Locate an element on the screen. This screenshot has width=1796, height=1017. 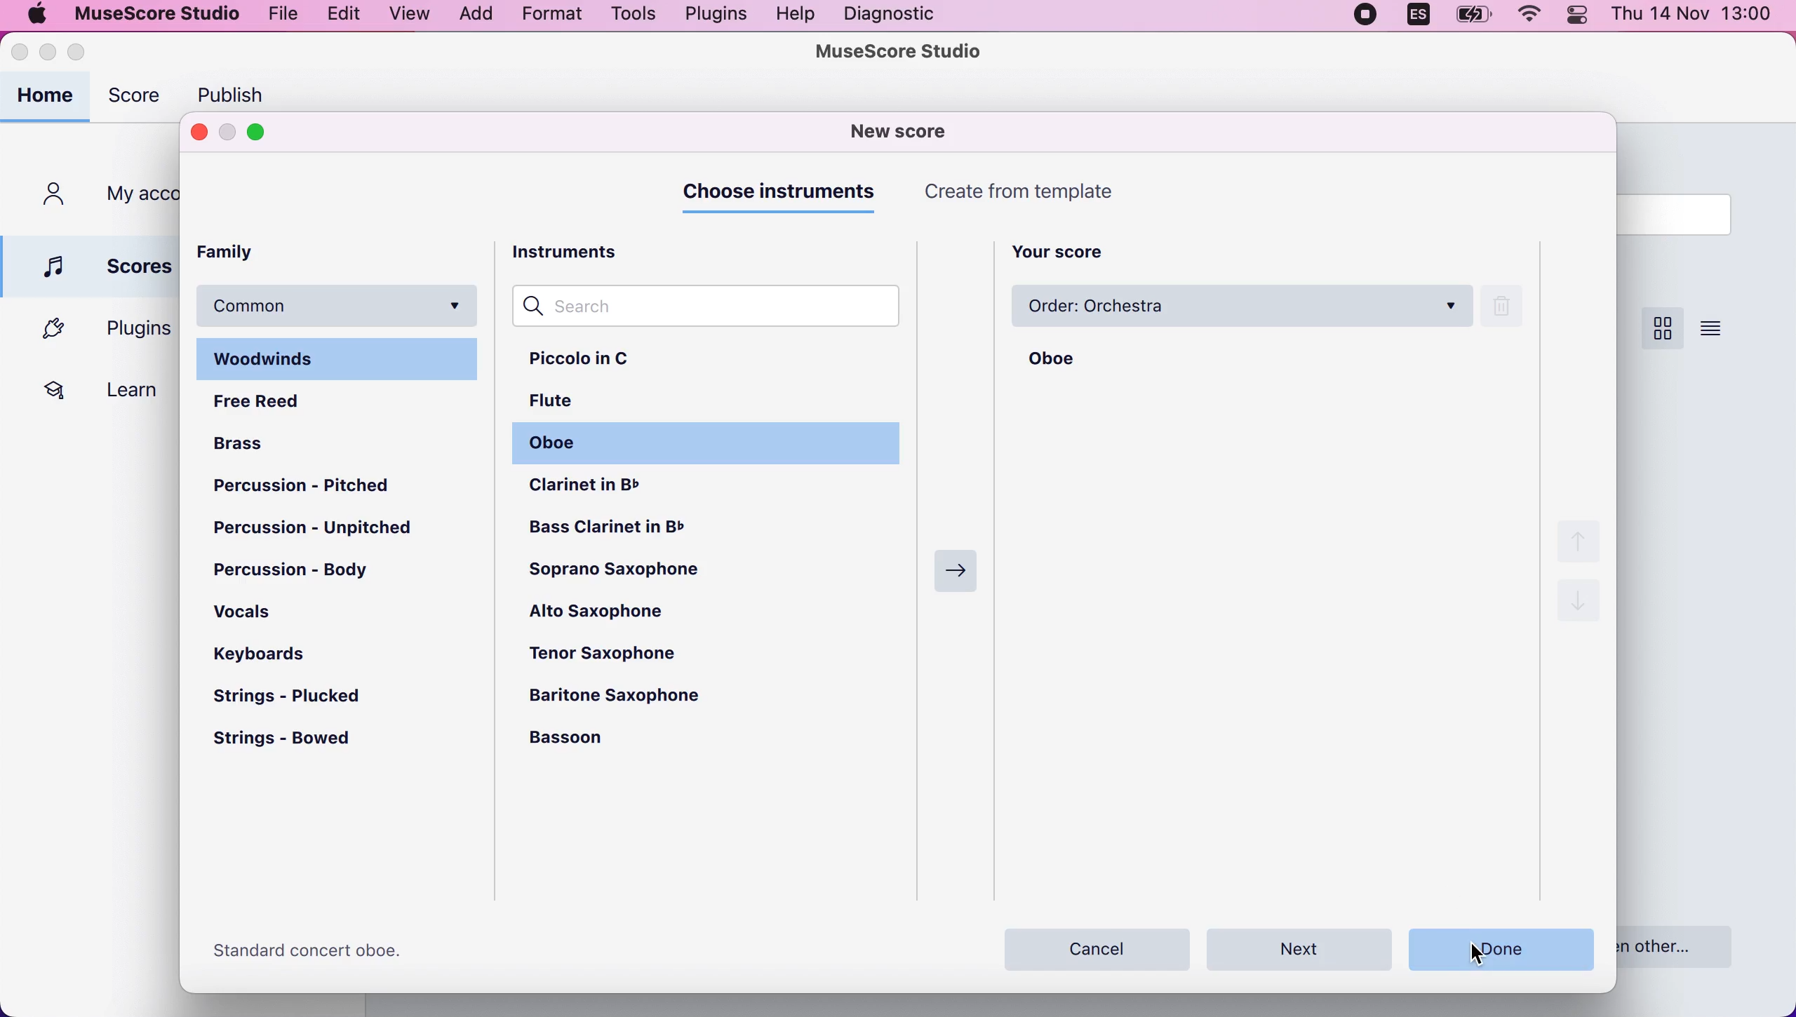
close is located at coordinates (21, 55).